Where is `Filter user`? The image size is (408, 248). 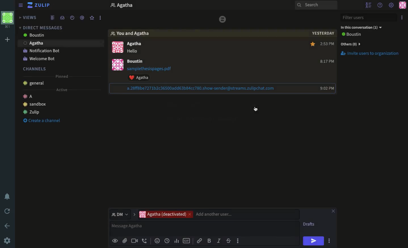 Filter user is located at coordinates (370, 18).